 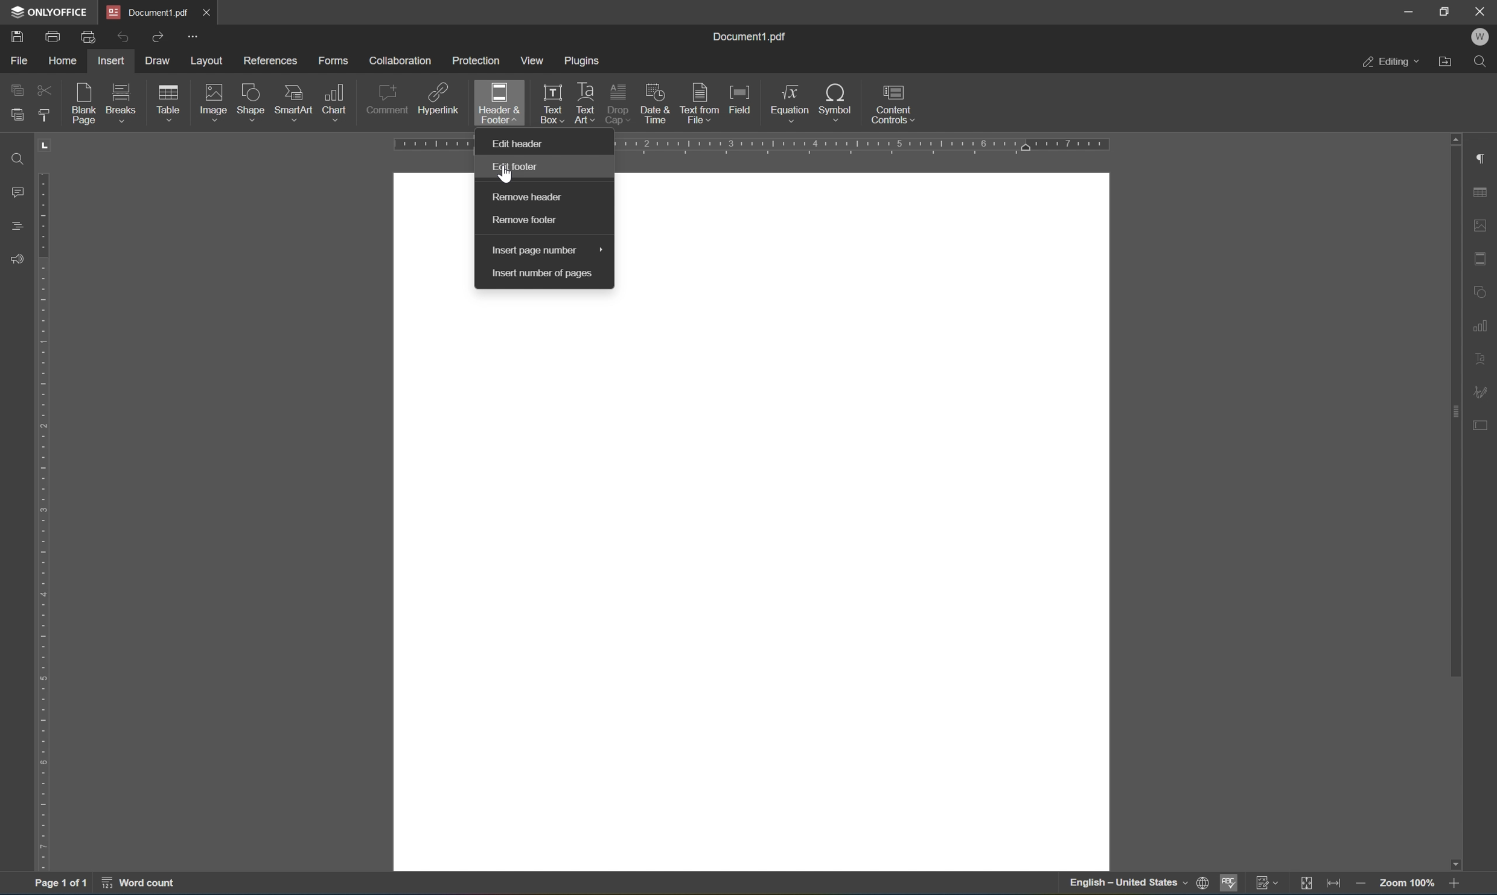 I want to click on editing, so click(x=1390, y=60).